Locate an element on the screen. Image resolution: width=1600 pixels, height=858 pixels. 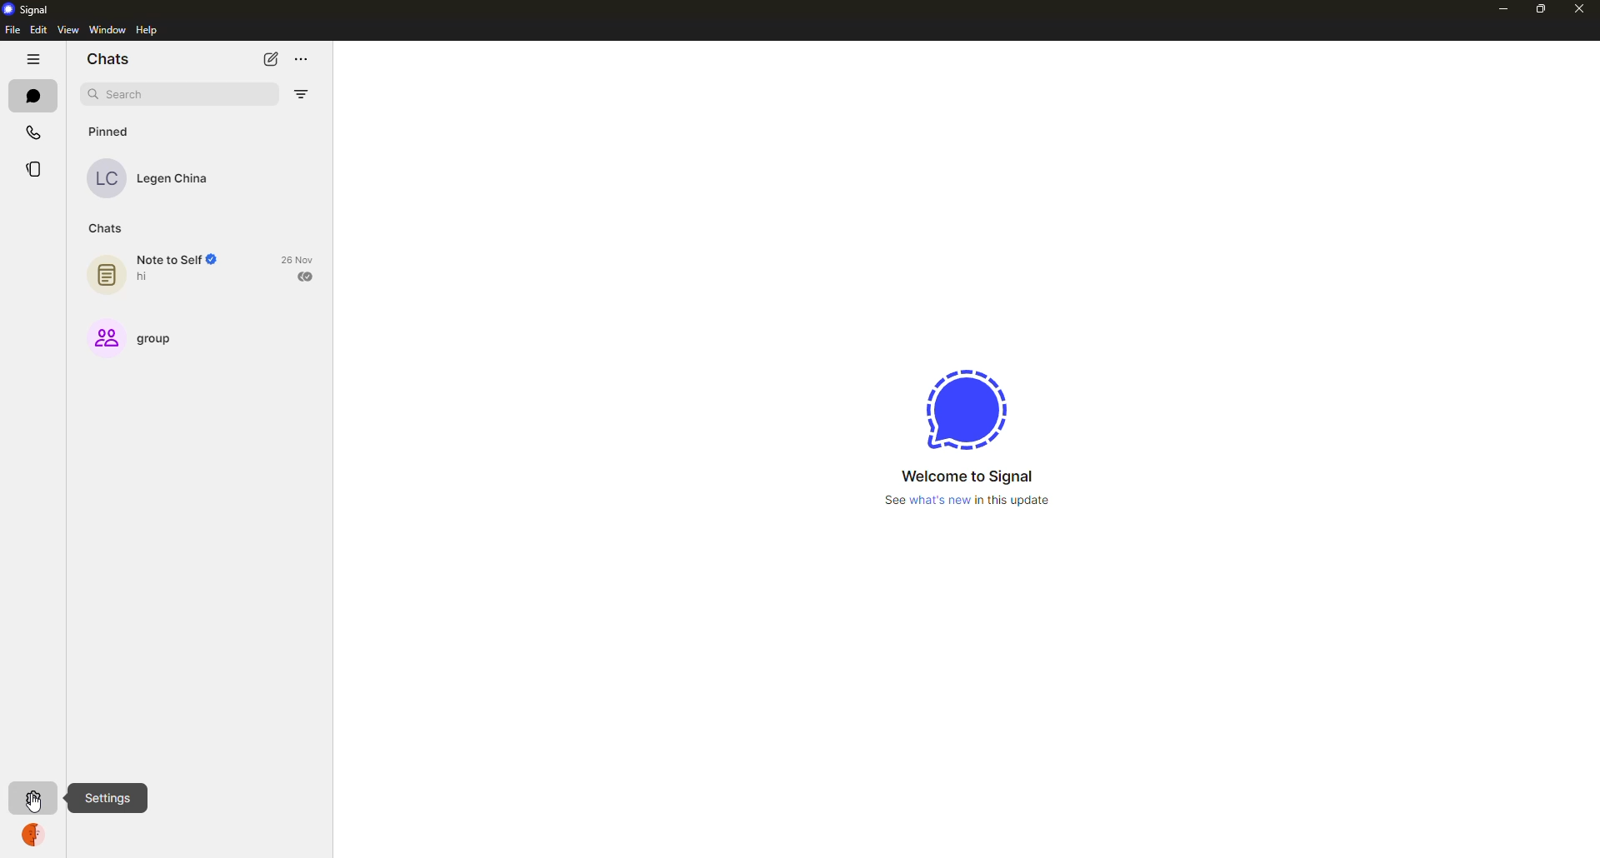
window is located at coordinates (102, 31).